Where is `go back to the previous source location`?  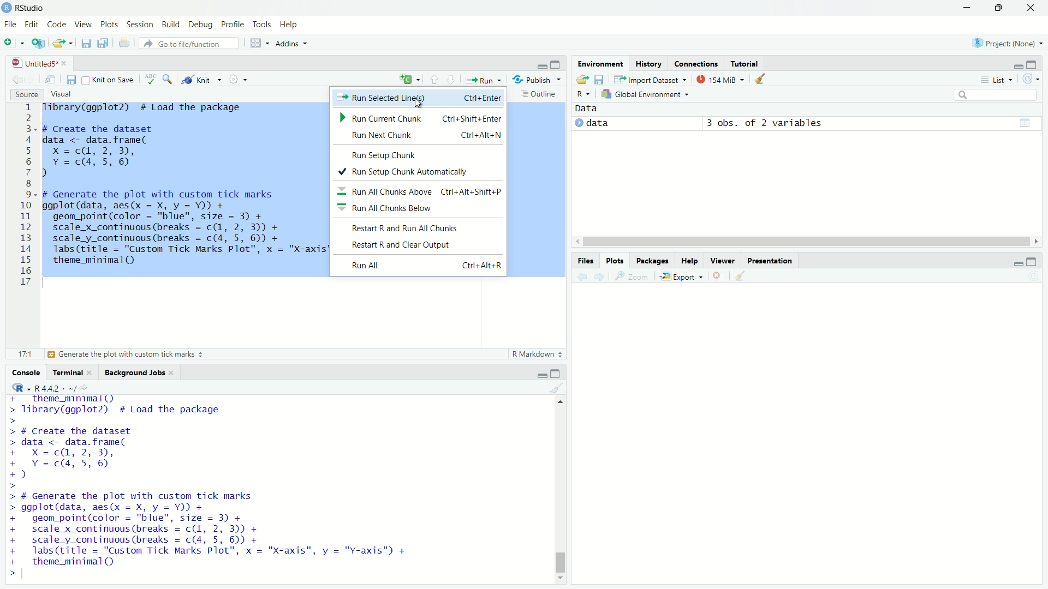 go back to the previous source location is located at coordinates (12, 79).